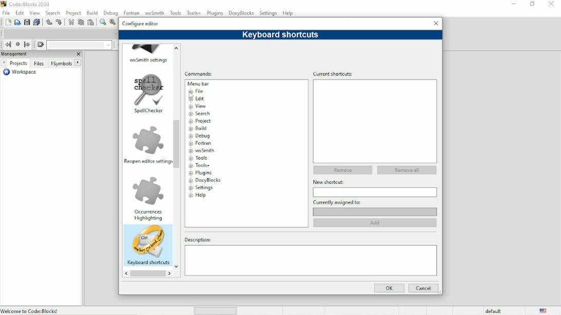  I want to click on wxSmith, so click(208, 151).